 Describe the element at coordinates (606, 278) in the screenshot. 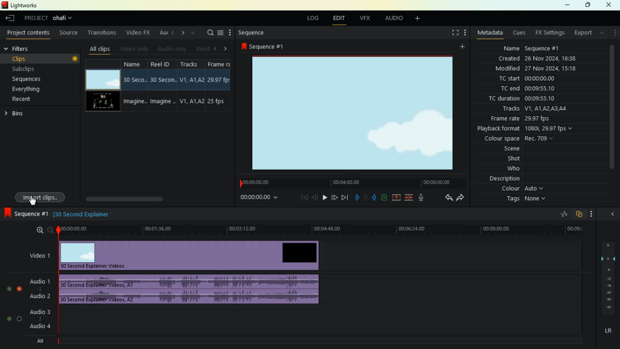

I see `layers` at that location.